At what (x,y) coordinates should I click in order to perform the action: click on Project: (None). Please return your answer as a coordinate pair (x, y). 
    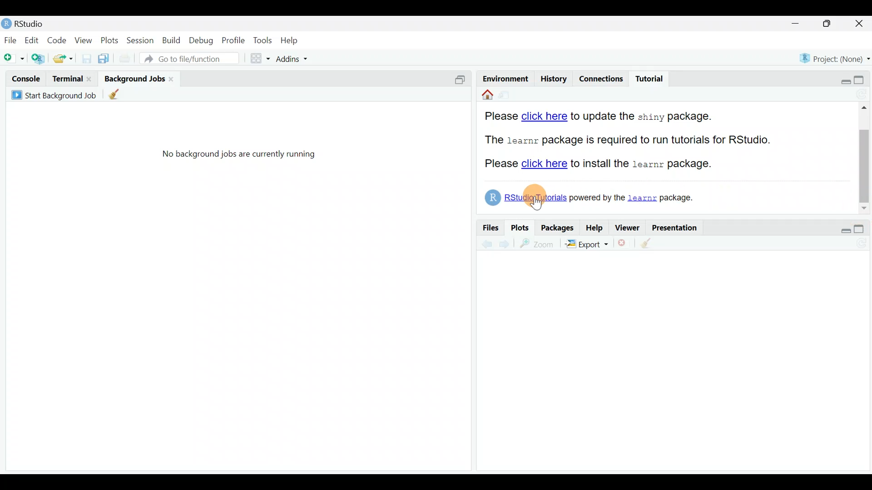
    Looking at the image, I should click on (833, 59).